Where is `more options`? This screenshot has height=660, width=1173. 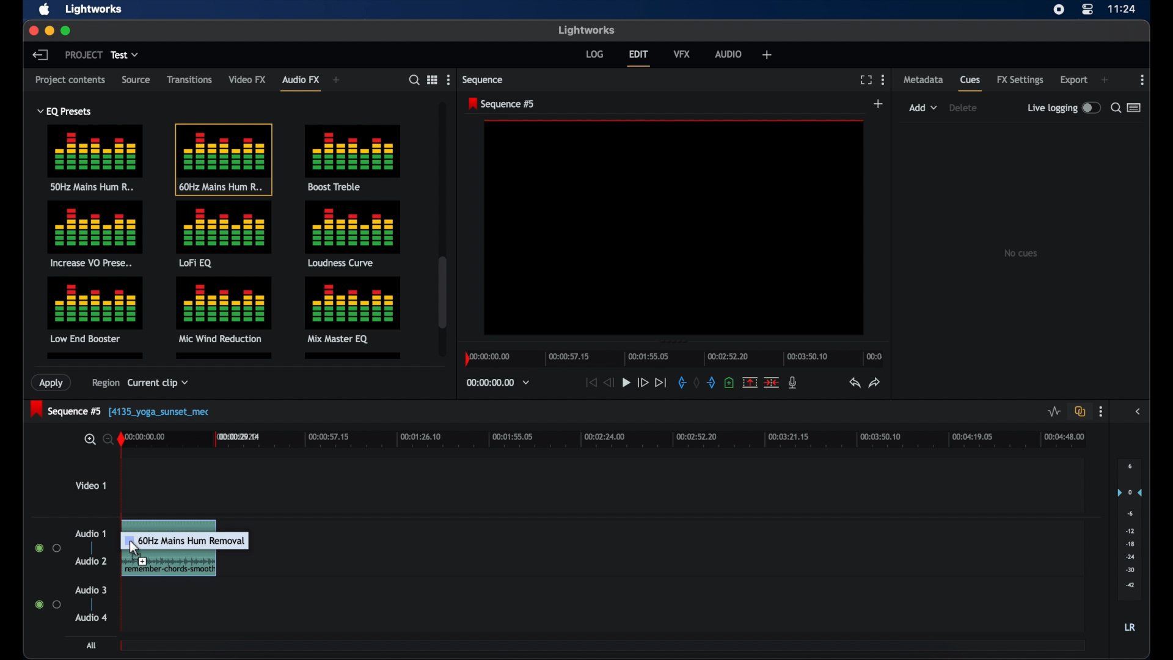 more options is located at coordinates (448, 79).